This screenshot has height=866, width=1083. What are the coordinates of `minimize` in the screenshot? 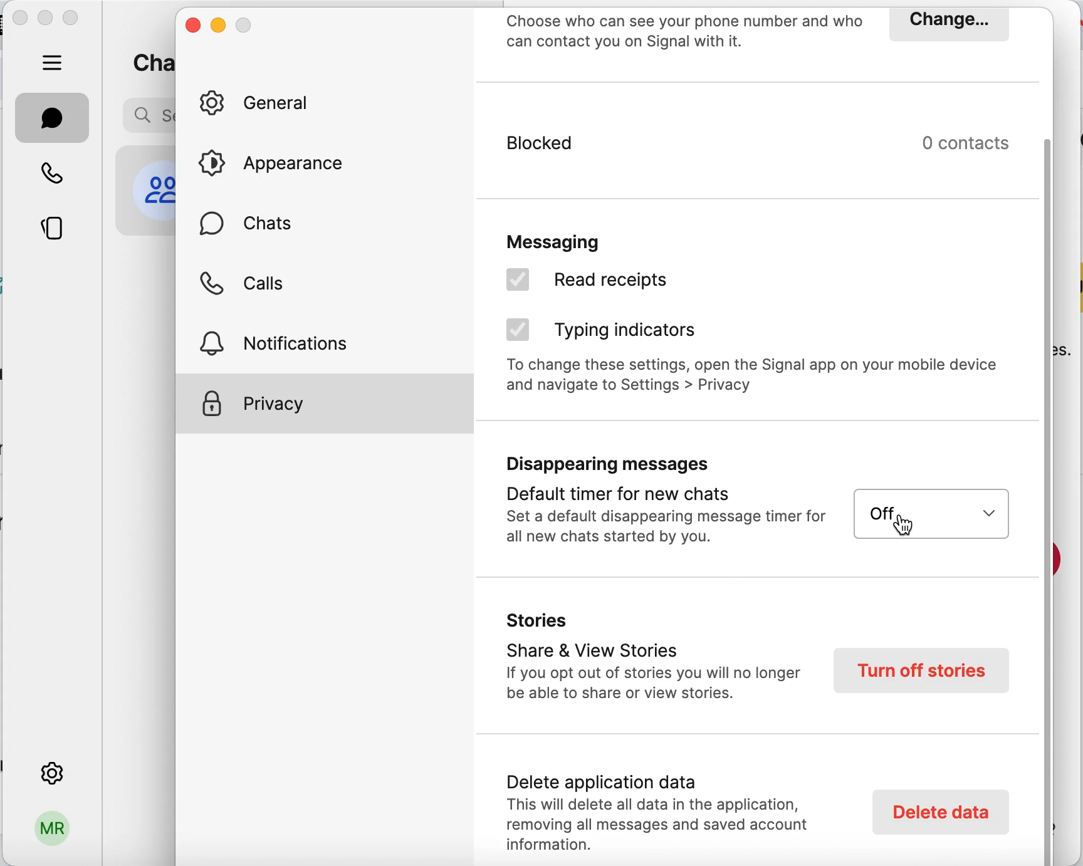 It's located at (46, 17).